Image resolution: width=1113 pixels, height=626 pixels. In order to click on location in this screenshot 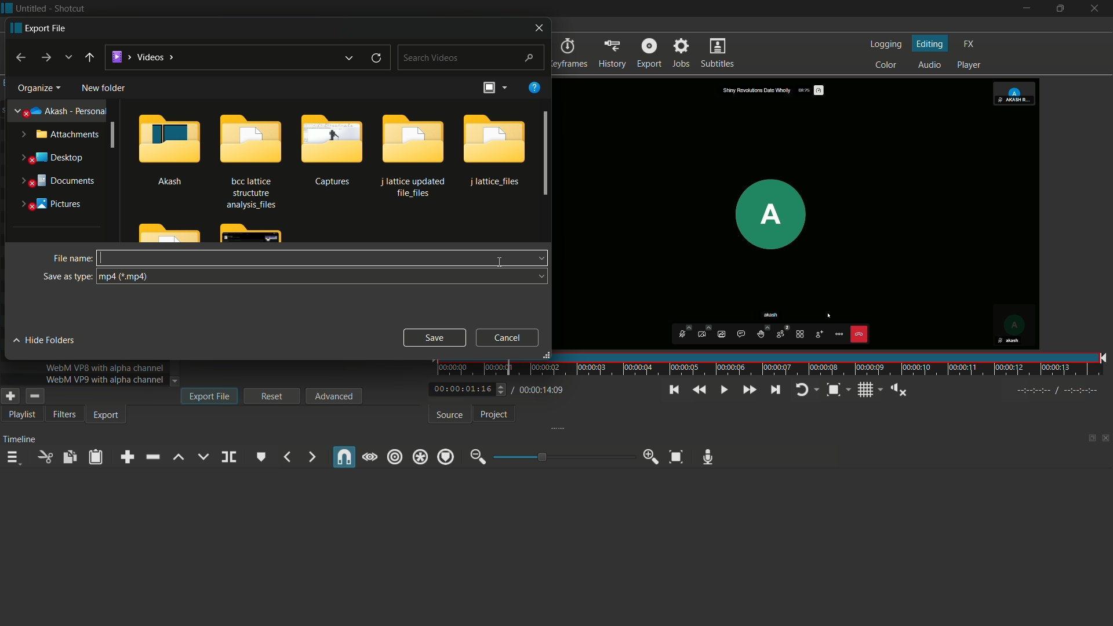, I will do `click(144, 57)`.